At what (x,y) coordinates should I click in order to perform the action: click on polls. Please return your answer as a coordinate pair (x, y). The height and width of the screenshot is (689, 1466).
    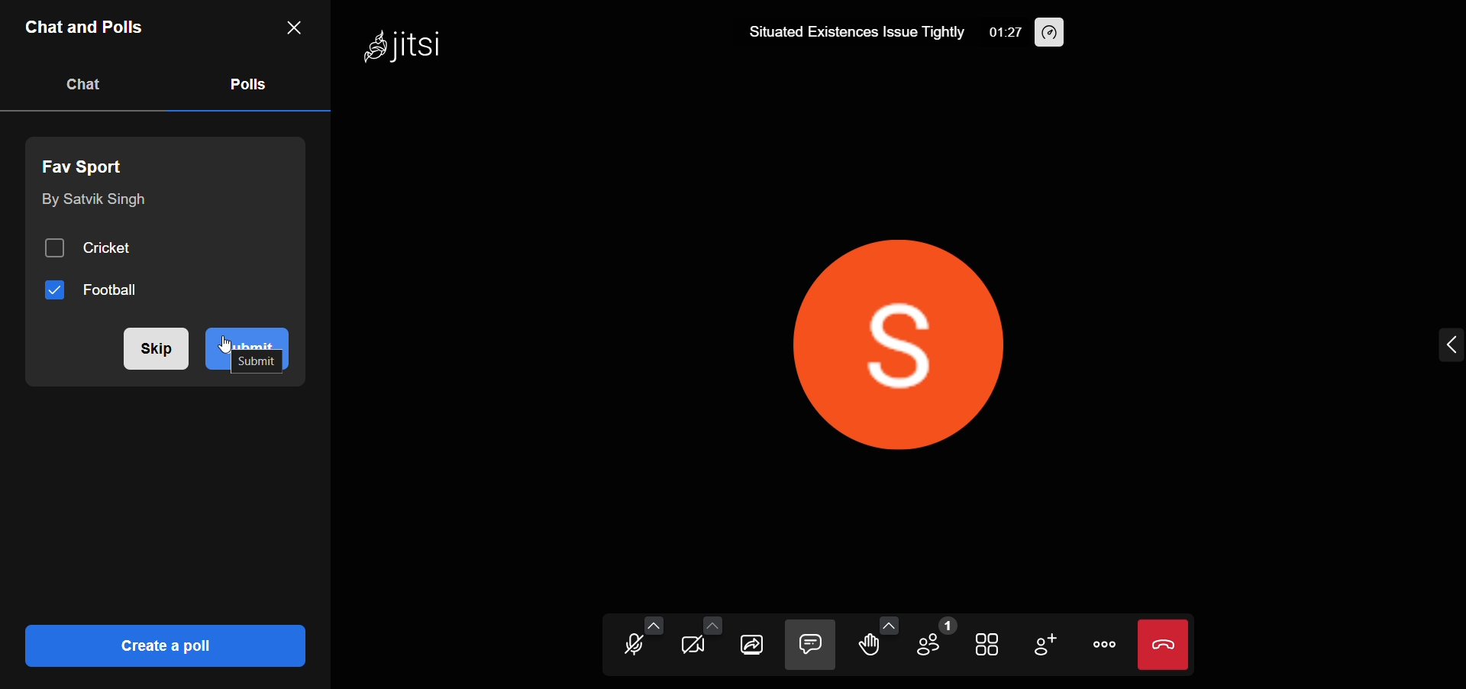
    Looking at the image, I should click on (249, 85).